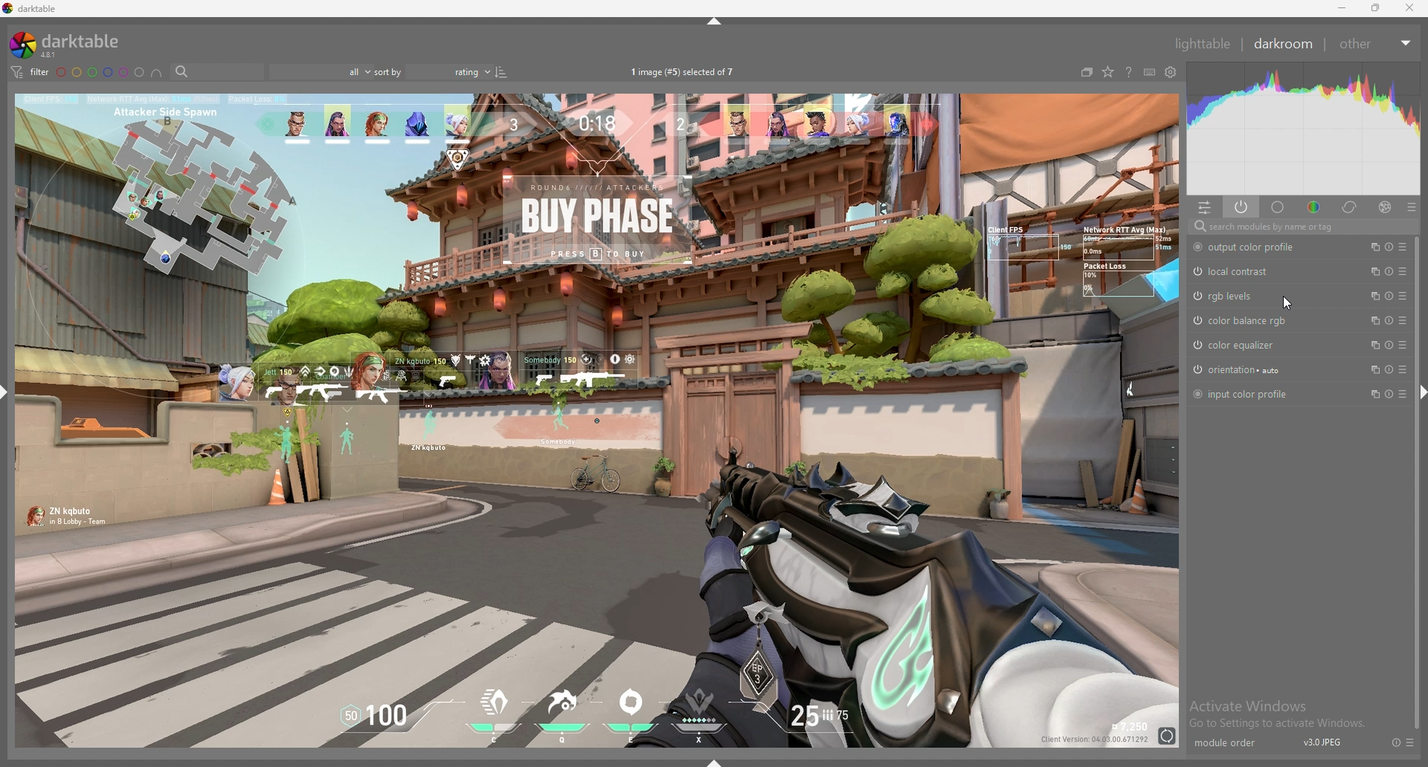 The image size is (1428, 767). I want to click on color, so click(1314, 207).